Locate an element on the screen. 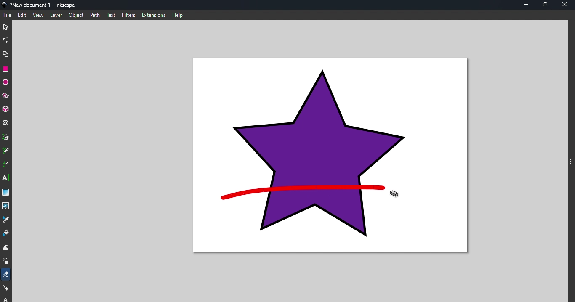 This screenshot has height=302, width=575. view is located at coordinates (38, 16).